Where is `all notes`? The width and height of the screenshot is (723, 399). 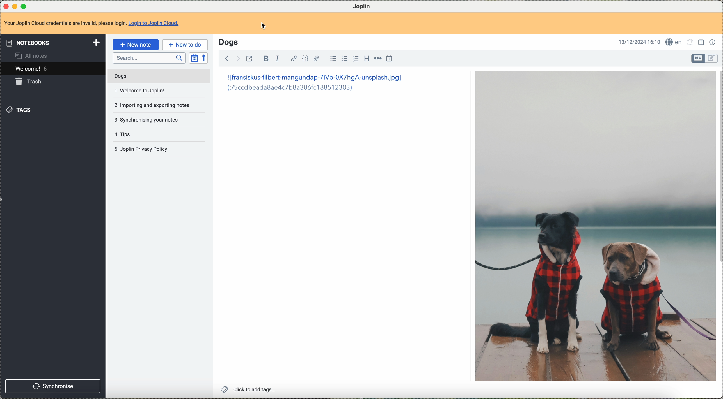
all notes is located at coordinates (33, 55).